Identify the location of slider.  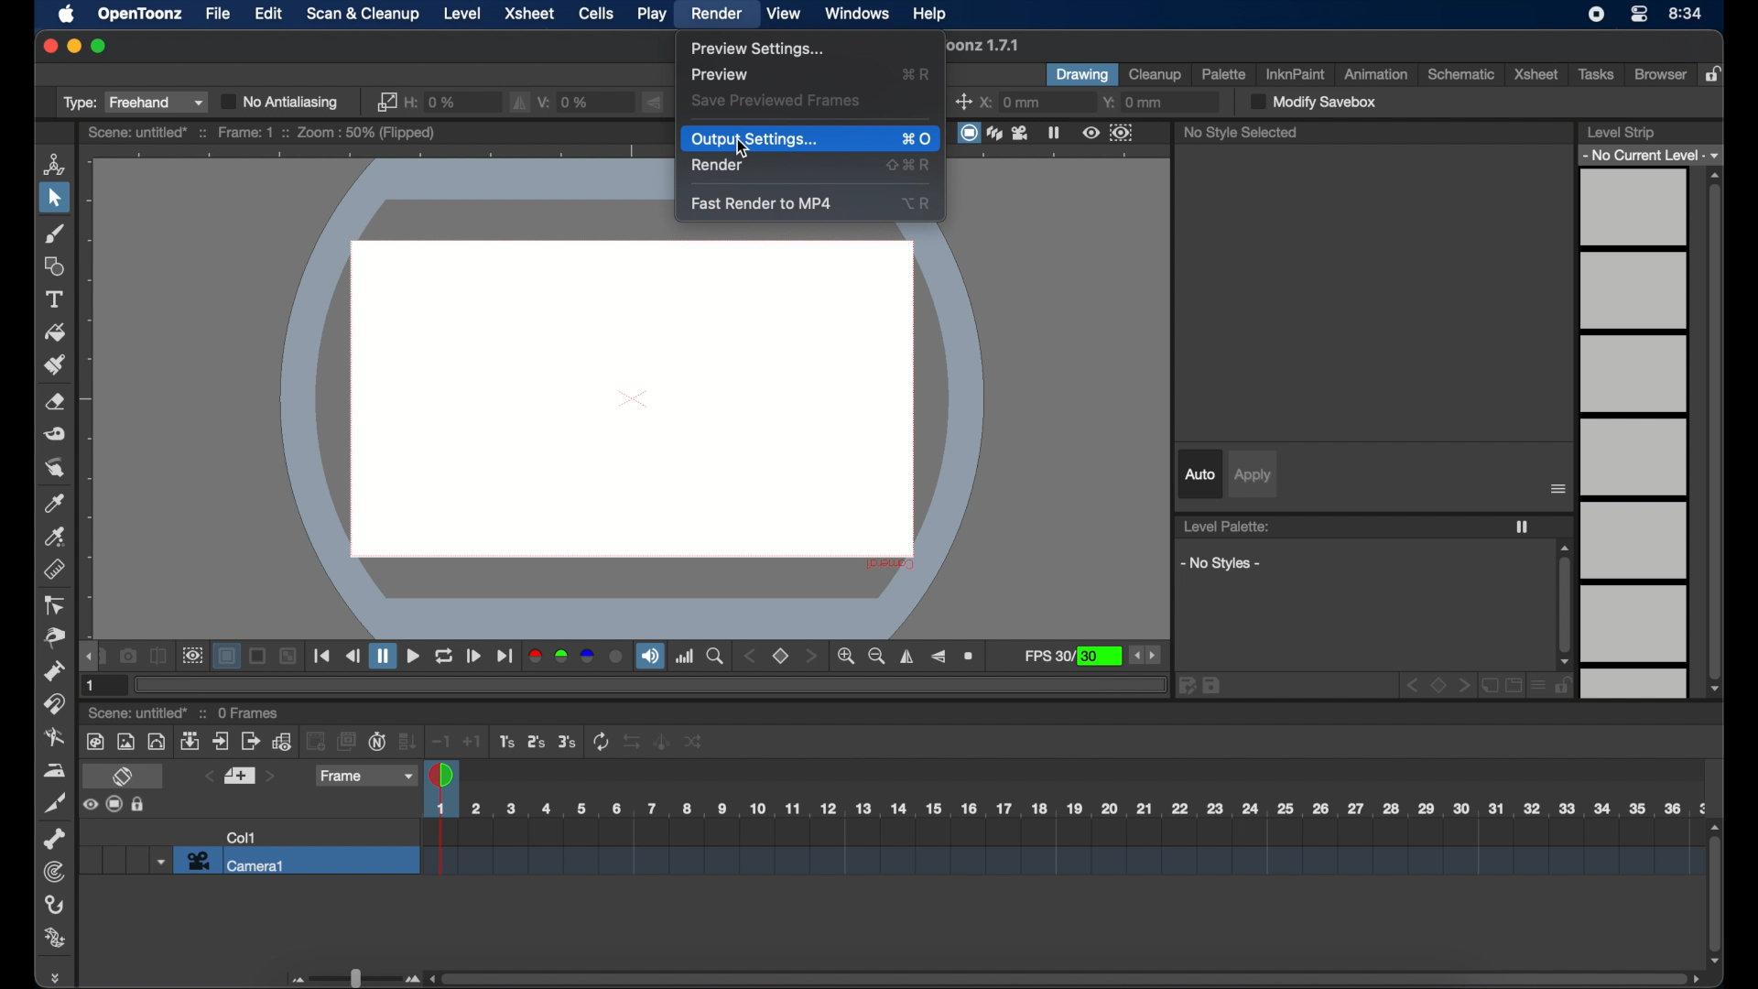
(353, 978).